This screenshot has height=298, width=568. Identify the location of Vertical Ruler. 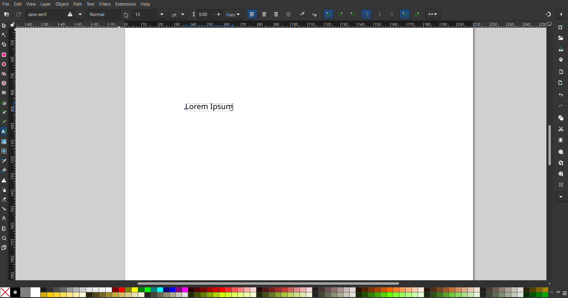
(12, 153).